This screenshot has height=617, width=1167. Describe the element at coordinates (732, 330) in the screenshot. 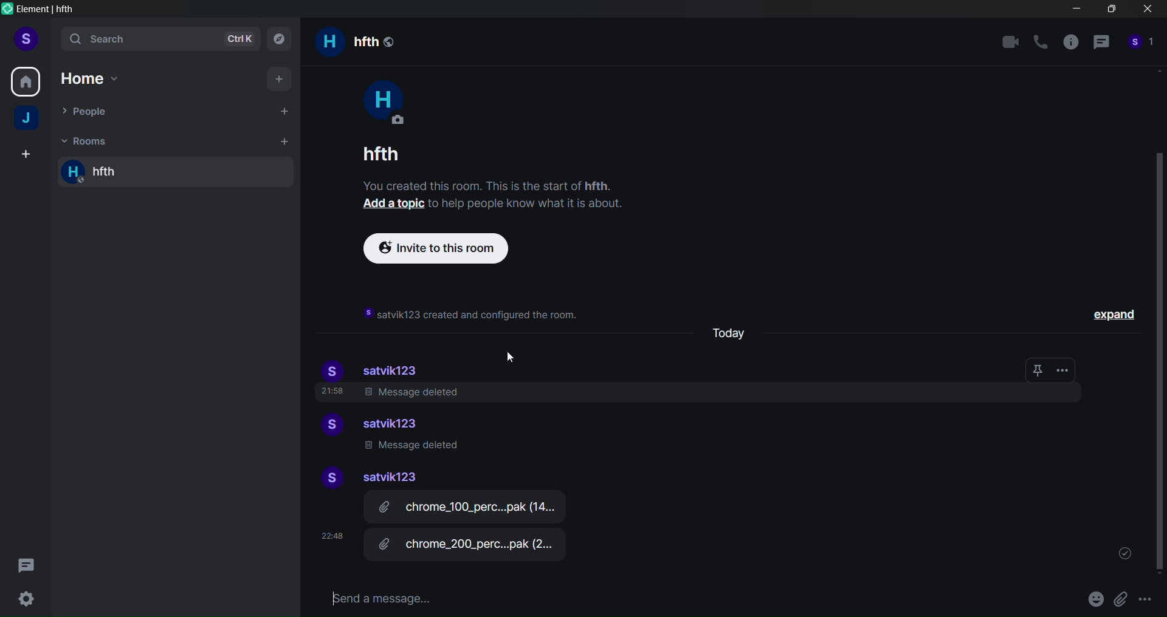

I see `Today` at that location.